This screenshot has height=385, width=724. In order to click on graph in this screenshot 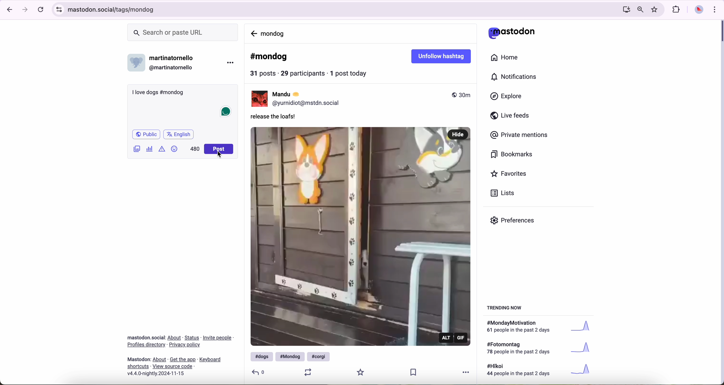, I will do `click(583, 349)`.